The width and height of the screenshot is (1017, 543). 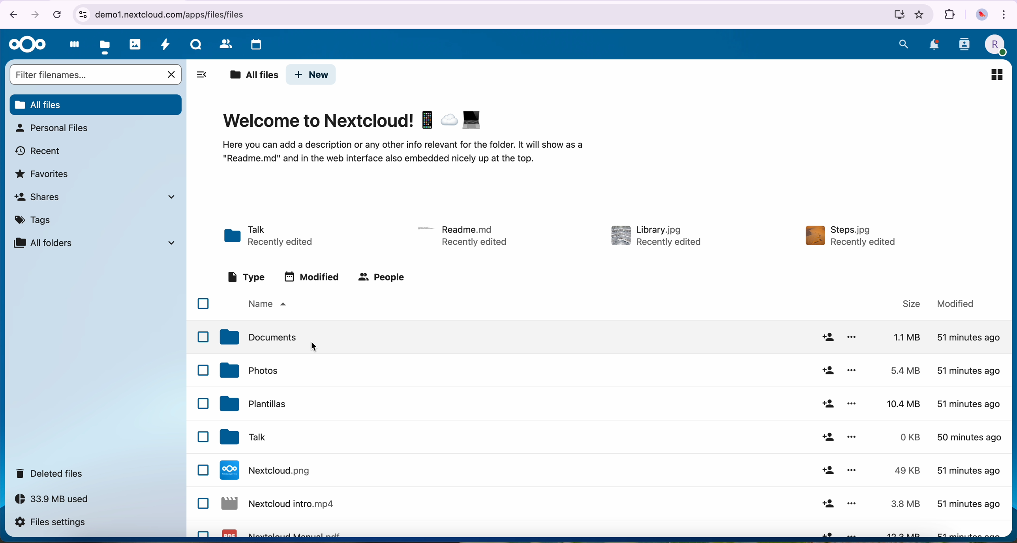 I want to click on modified, so click(x=968, y=337).